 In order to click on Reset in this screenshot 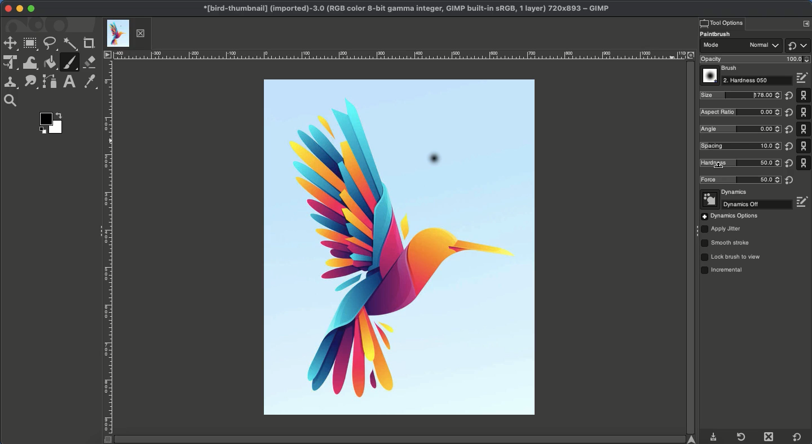, I will do `click(788, 138)`.